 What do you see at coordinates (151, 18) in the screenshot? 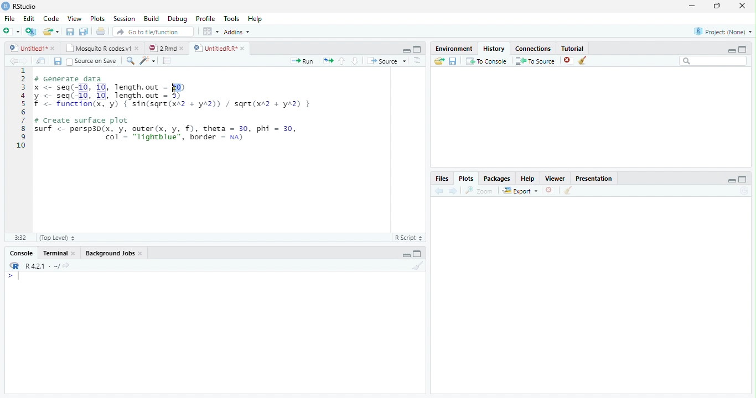
I see `Build` at bounding box center [151, 18].